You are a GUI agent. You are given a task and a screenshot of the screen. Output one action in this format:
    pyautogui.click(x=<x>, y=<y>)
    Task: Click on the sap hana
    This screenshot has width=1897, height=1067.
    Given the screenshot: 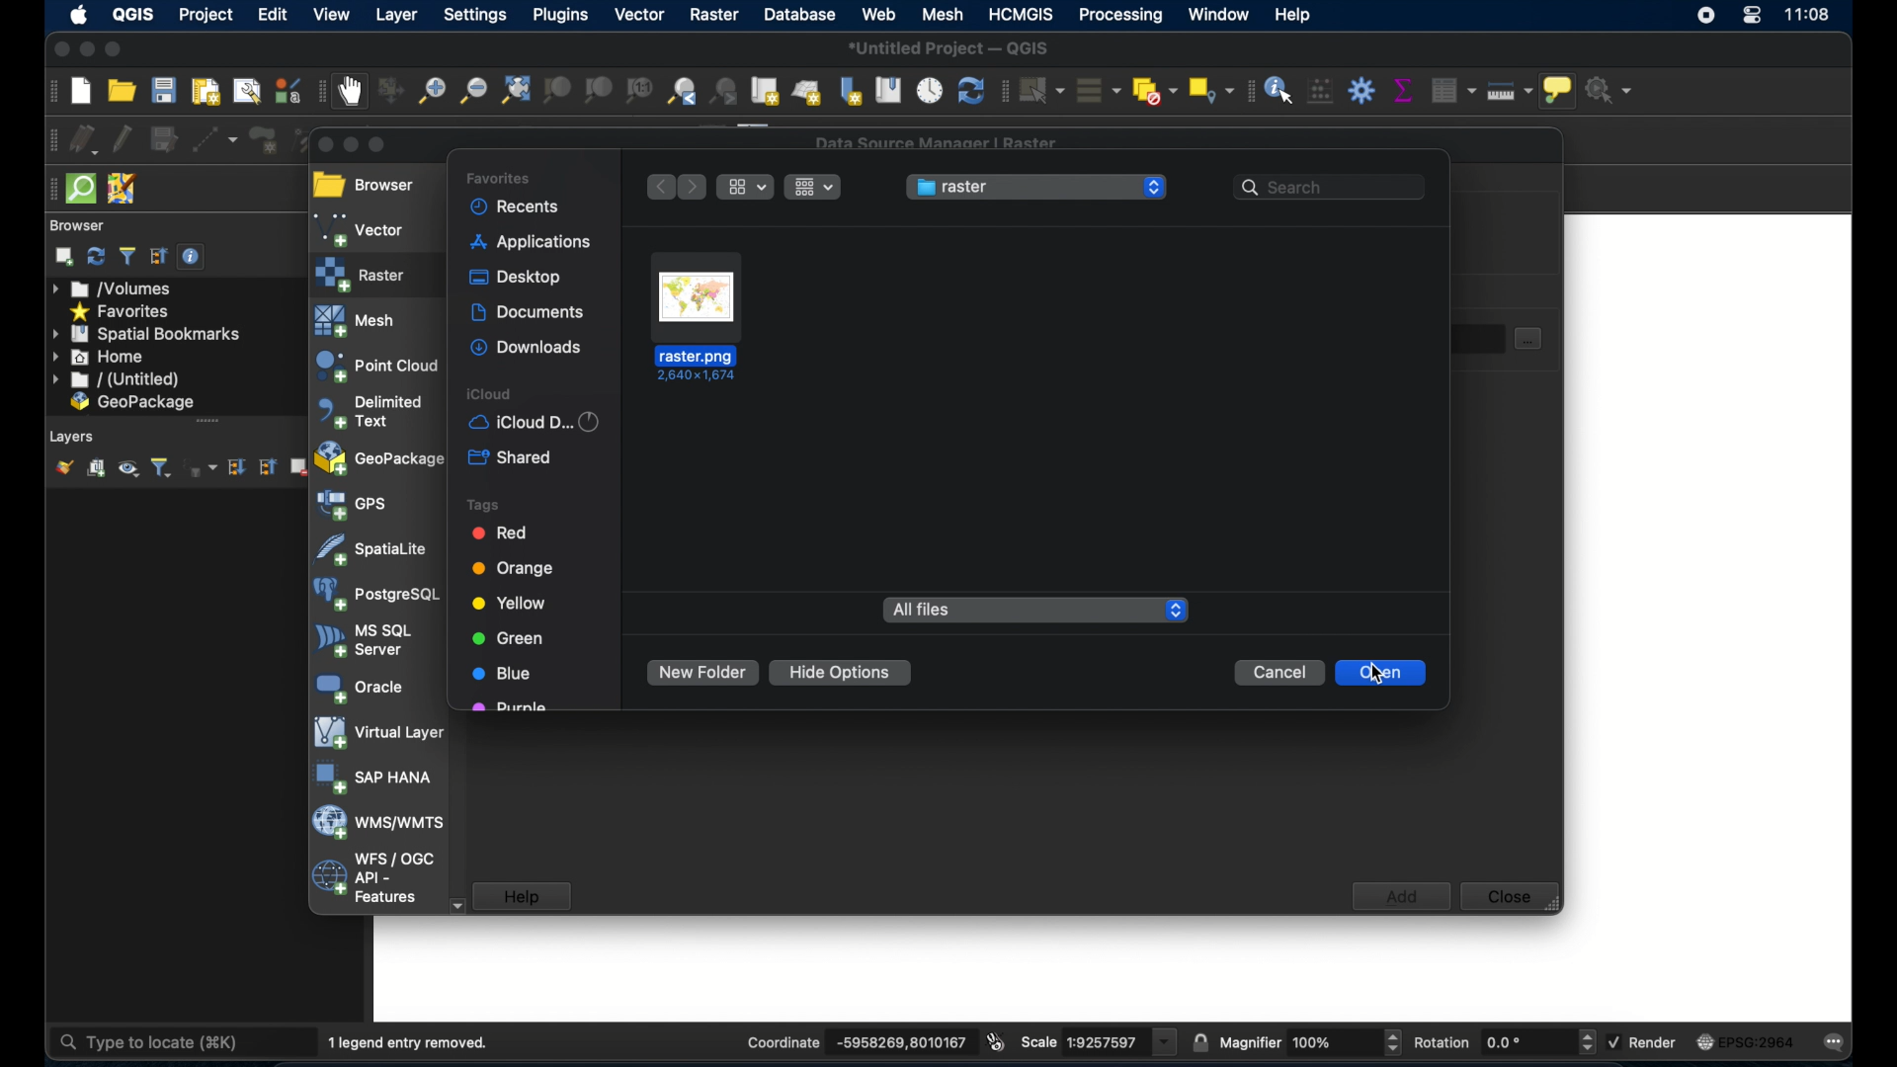 What is the action you would take?
    pyautogui.click(x=375, y=777)
    